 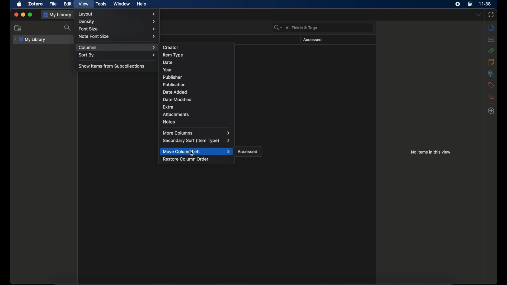 I want to click on accessed, so click(x=312, y=40).